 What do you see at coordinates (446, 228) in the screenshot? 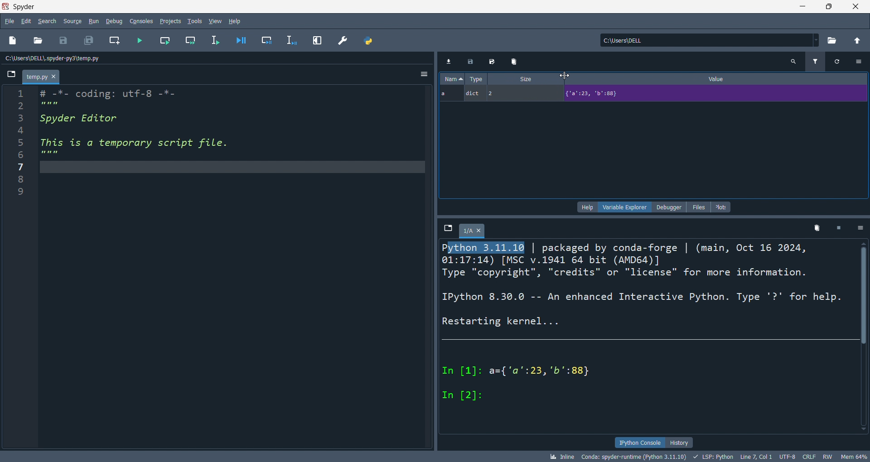
I see `browse tabs` at bounding box center [446, 228].